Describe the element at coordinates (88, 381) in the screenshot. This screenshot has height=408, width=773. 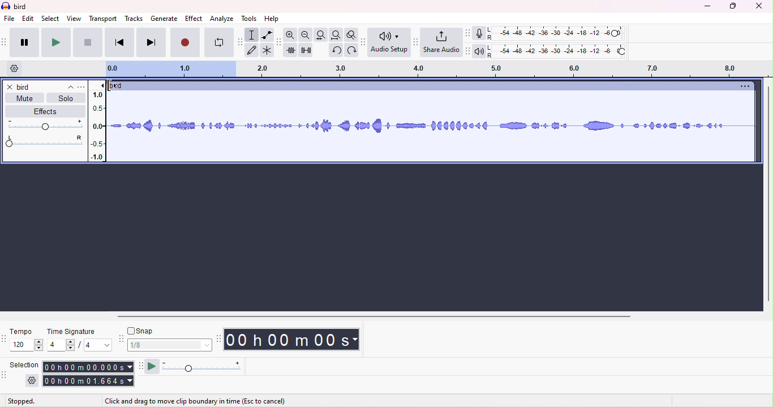
I see `total time` at that location.